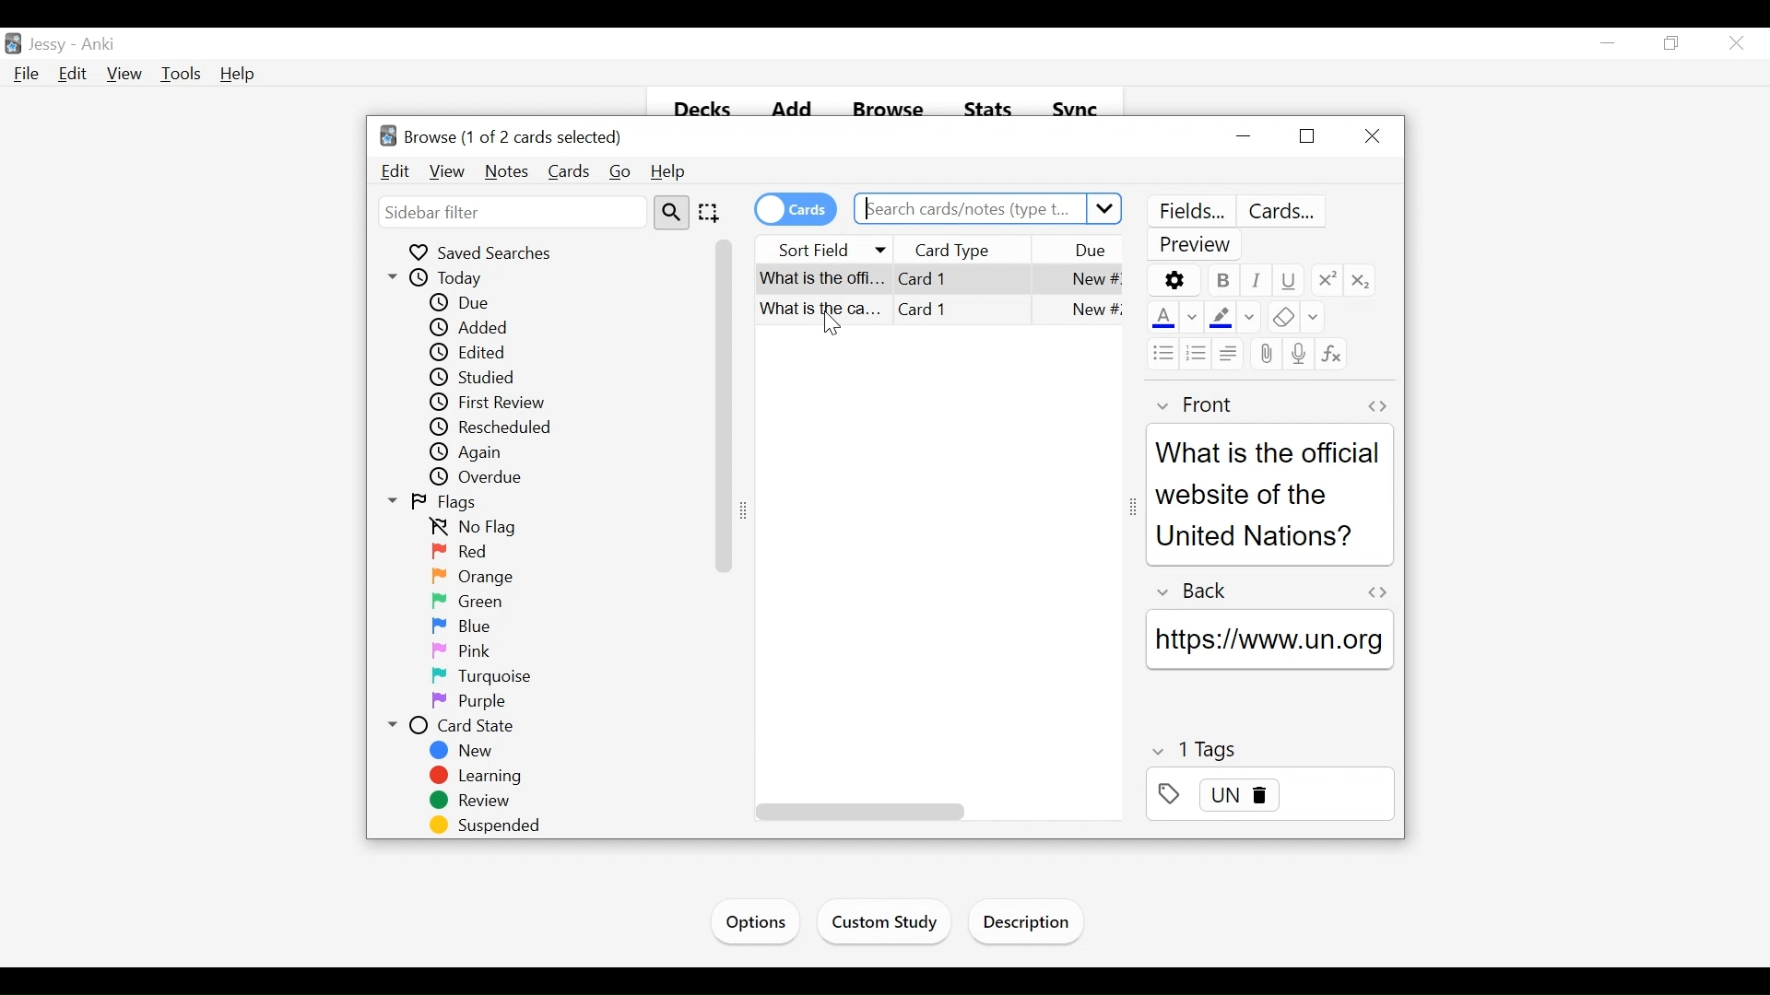 This screenshot has width=1770, height=995. I want to click on cursor, so click(838, 331).